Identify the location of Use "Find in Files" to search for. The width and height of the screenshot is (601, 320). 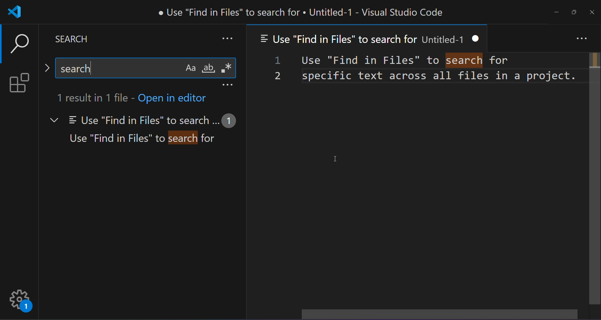
(338, 39).